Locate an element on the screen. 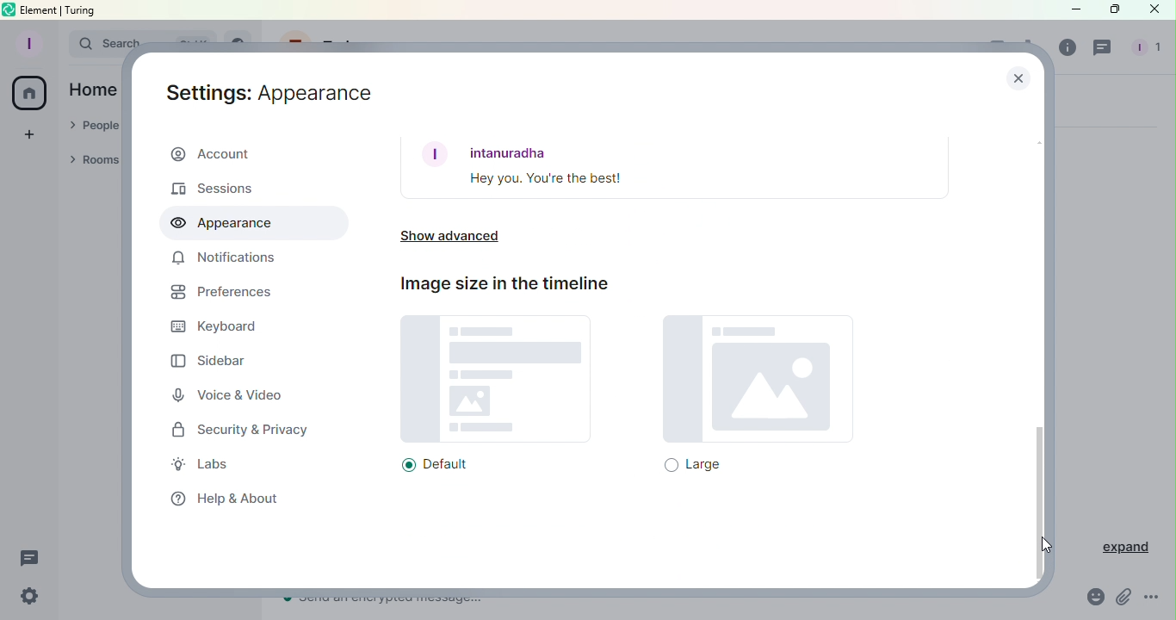 This screenshot has width=1176, height=620. More Options is located at coordinates (1154, 600).